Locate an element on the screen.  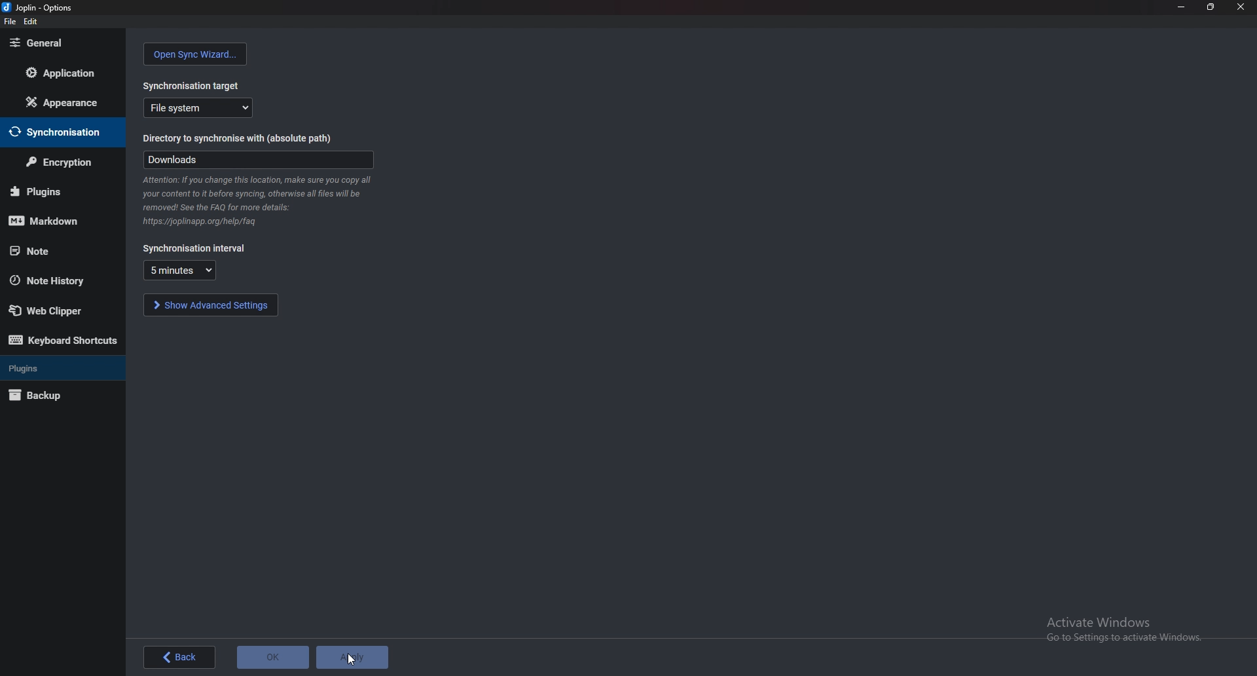
Plugins is located at coordinates (57, 192).